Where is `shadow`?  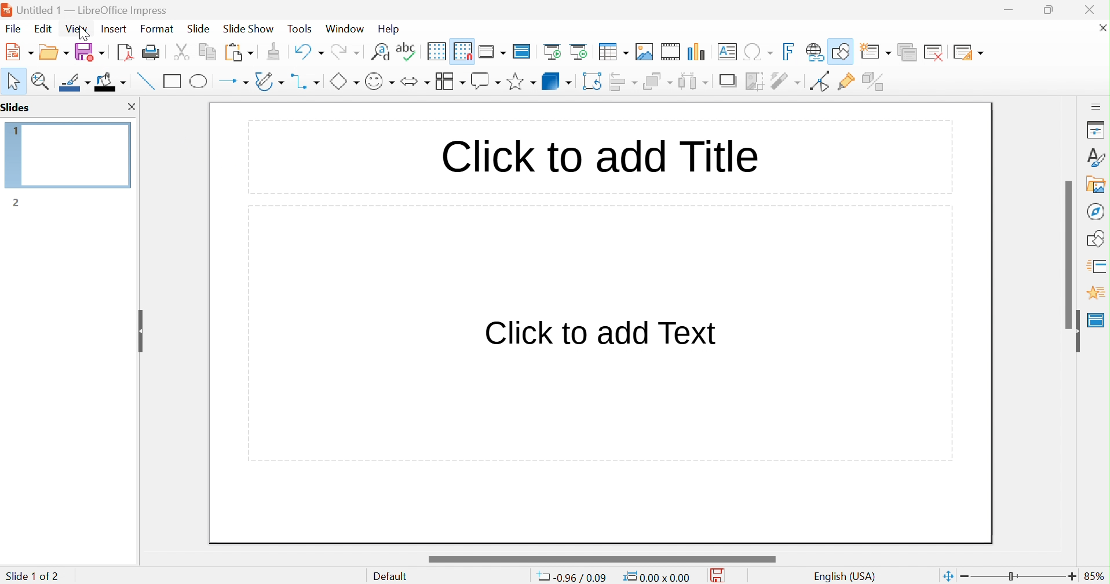
shadow is located at coordinates (729, 82).